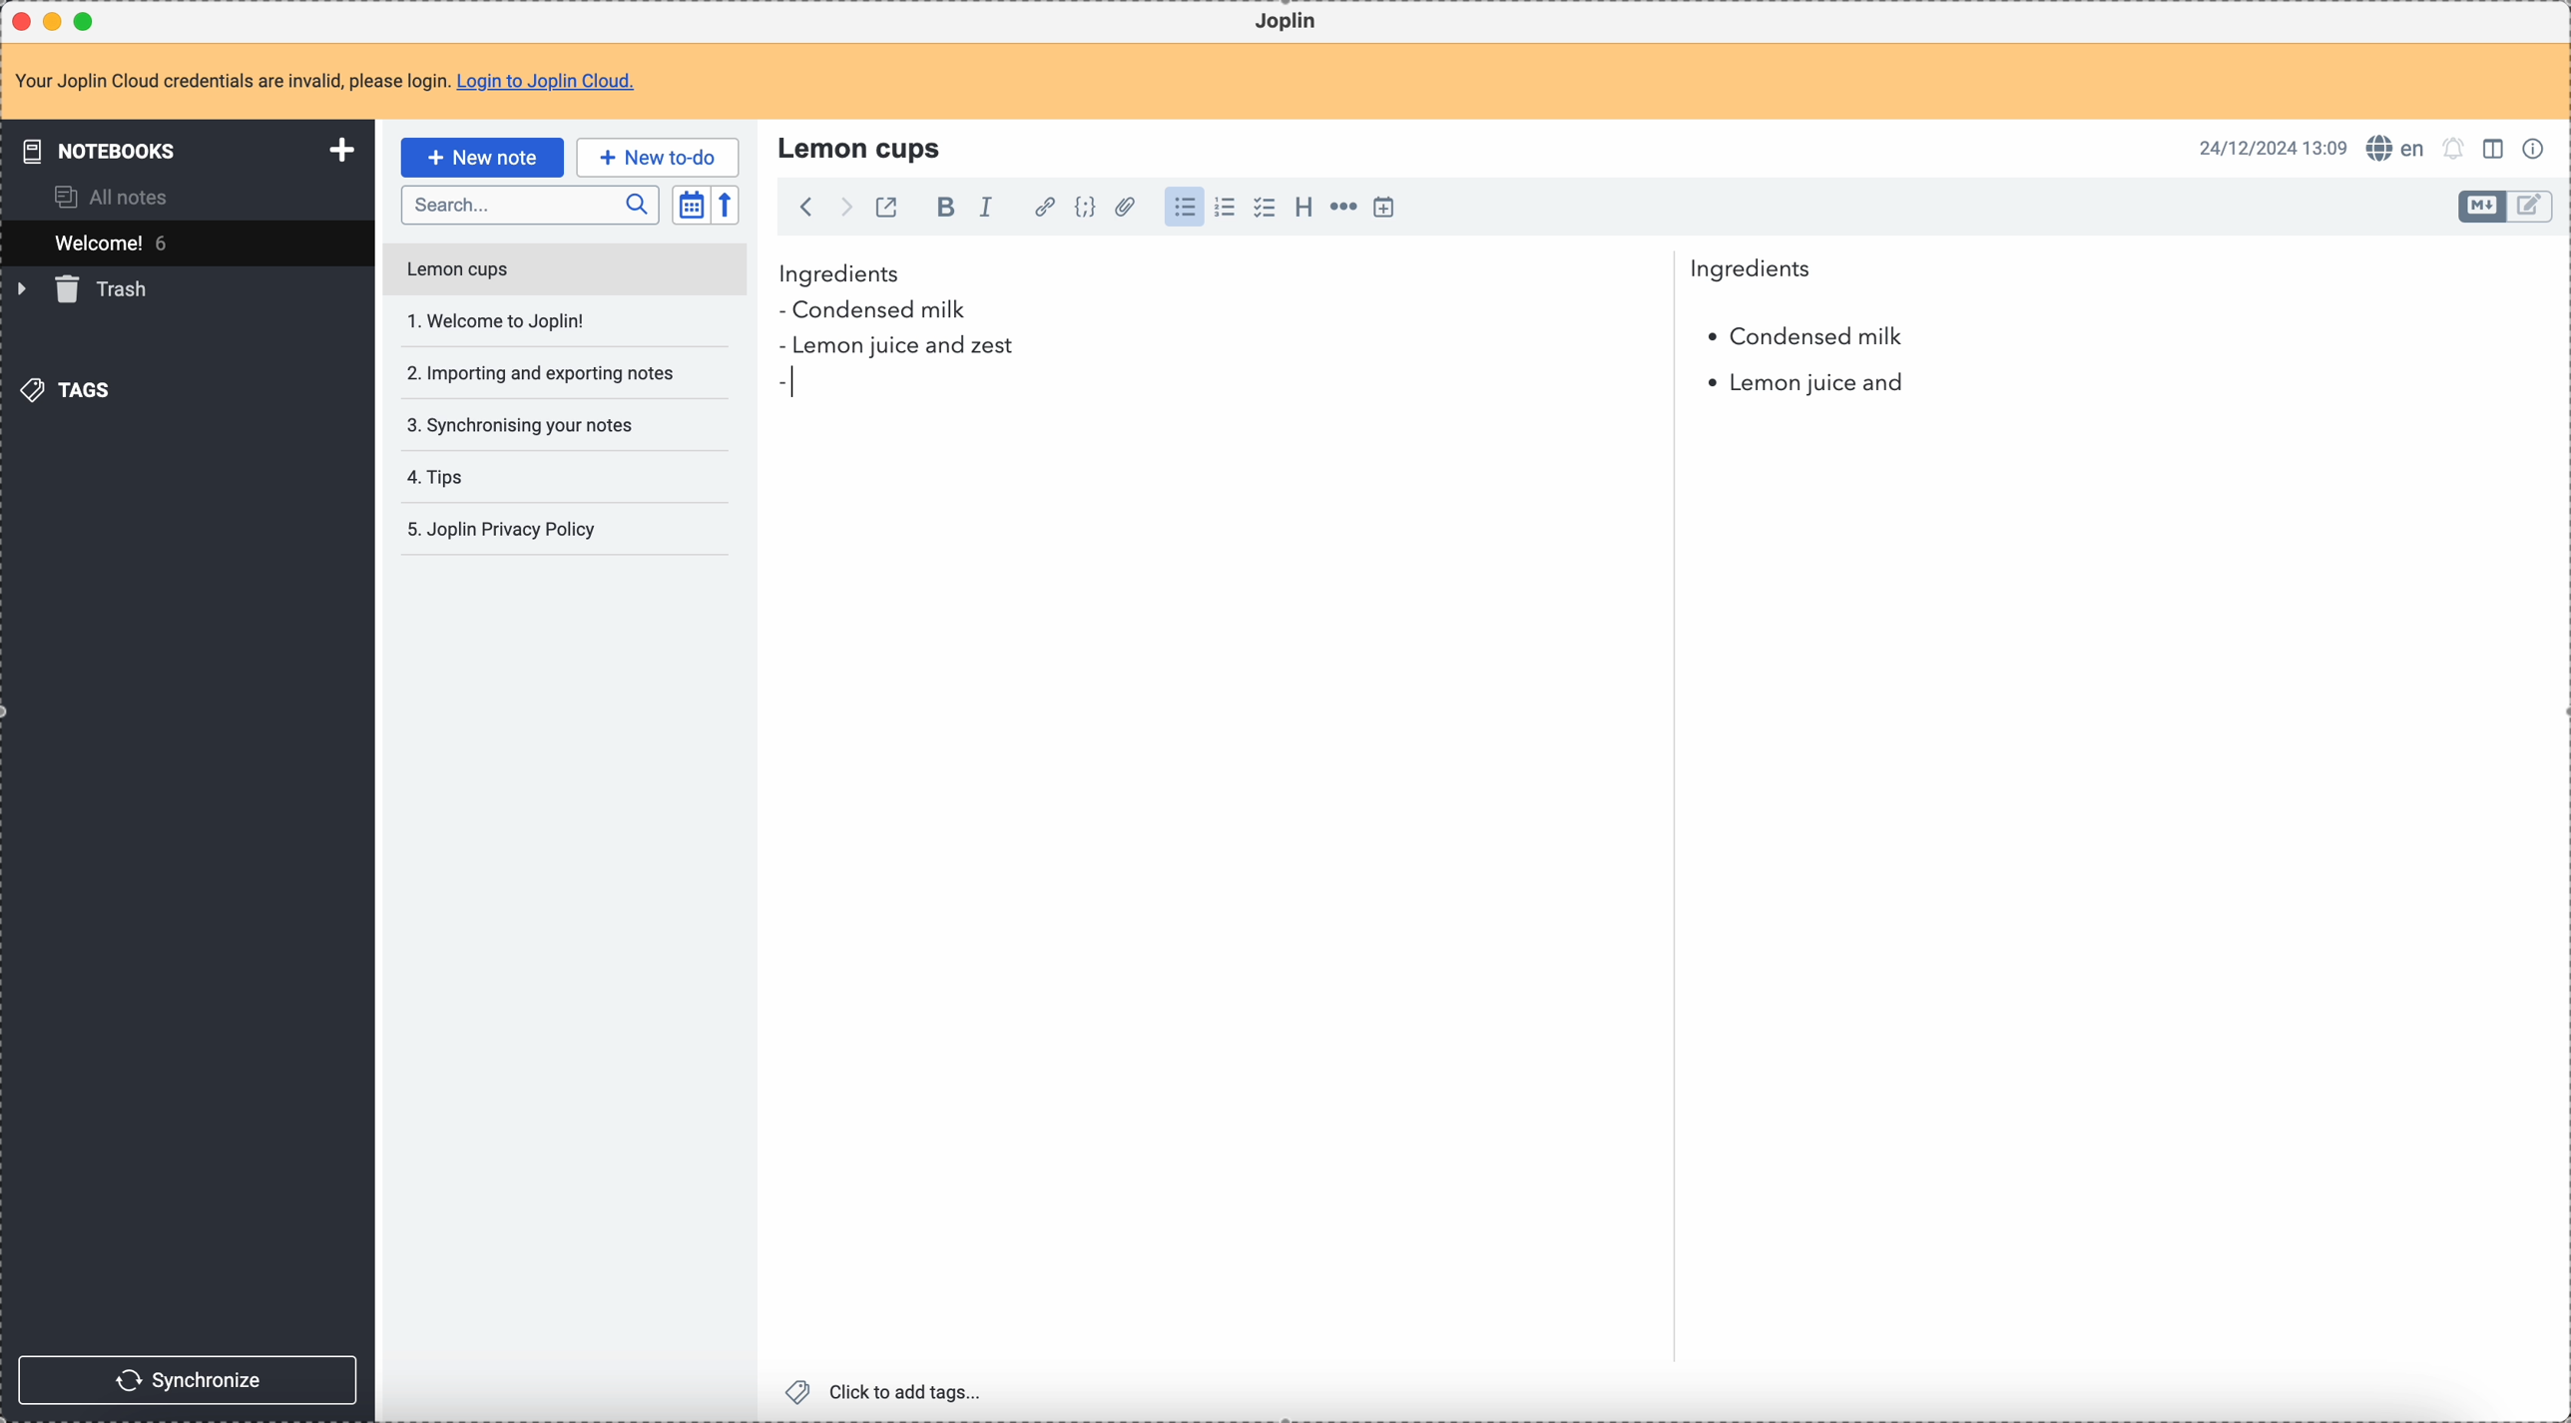  What do you see at coordinates (1285, 22) in the screenshot?
I see `Joplin` at bounding box center [1285, 22].